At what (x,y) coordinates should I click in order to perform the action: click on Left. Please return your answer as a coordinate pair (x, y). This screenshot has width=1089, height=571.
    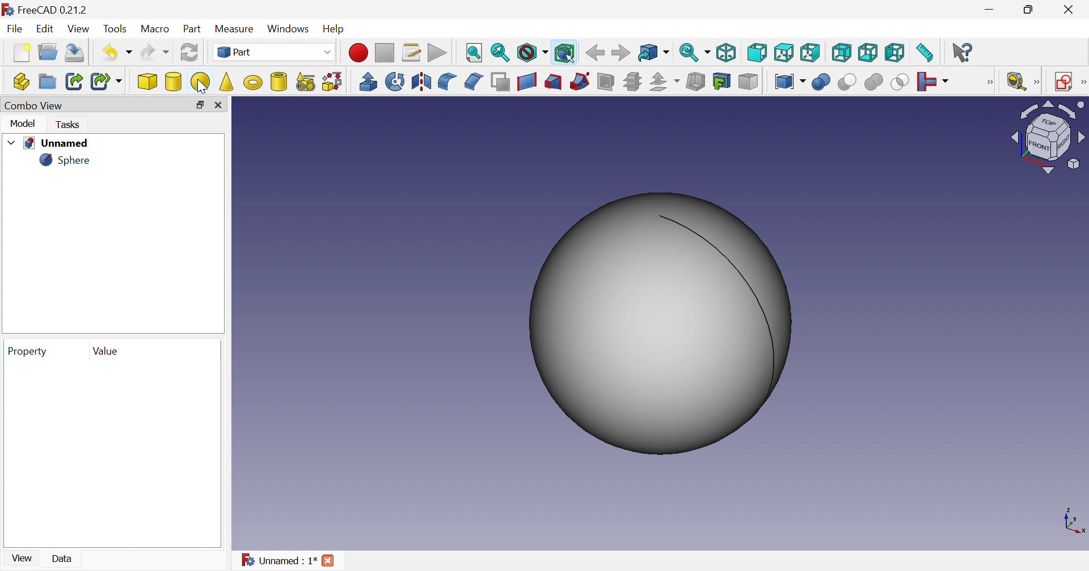
    Looking at the image, I should click on (895, 52).